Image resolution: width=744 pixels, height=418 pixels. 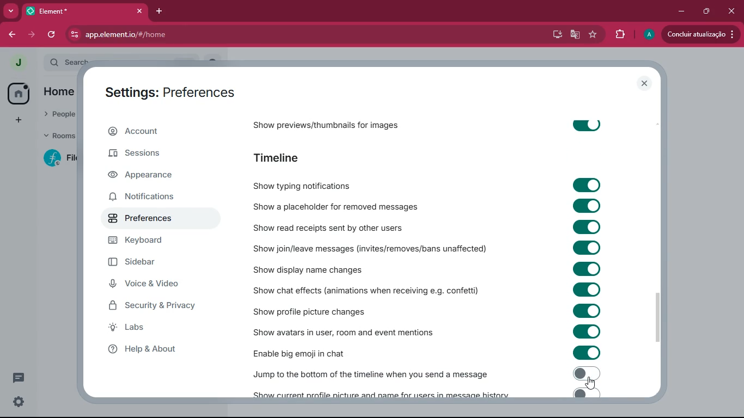 What do you see at coordinates (150, 262) in the screenshot?
I see `sidebar` at bounding box center [150, 262].